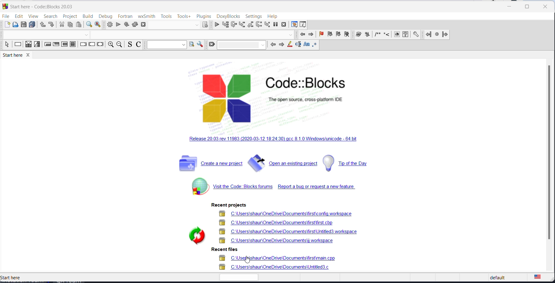 The image size is (555, 283). What do you see at coordinates (223, 250) in the screenshot?
I see `recent files` at bounding box center [223, 250].